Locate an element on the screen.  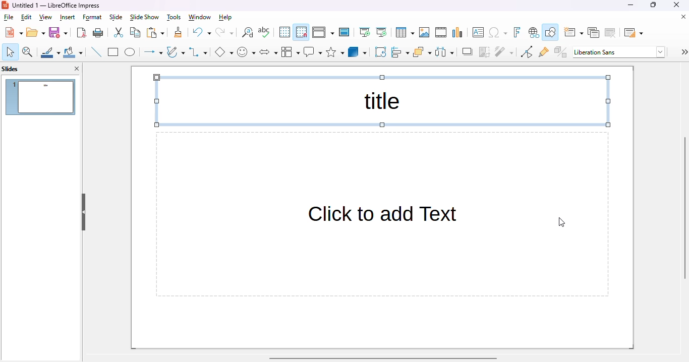
insert is located at coordinates (68, 18).